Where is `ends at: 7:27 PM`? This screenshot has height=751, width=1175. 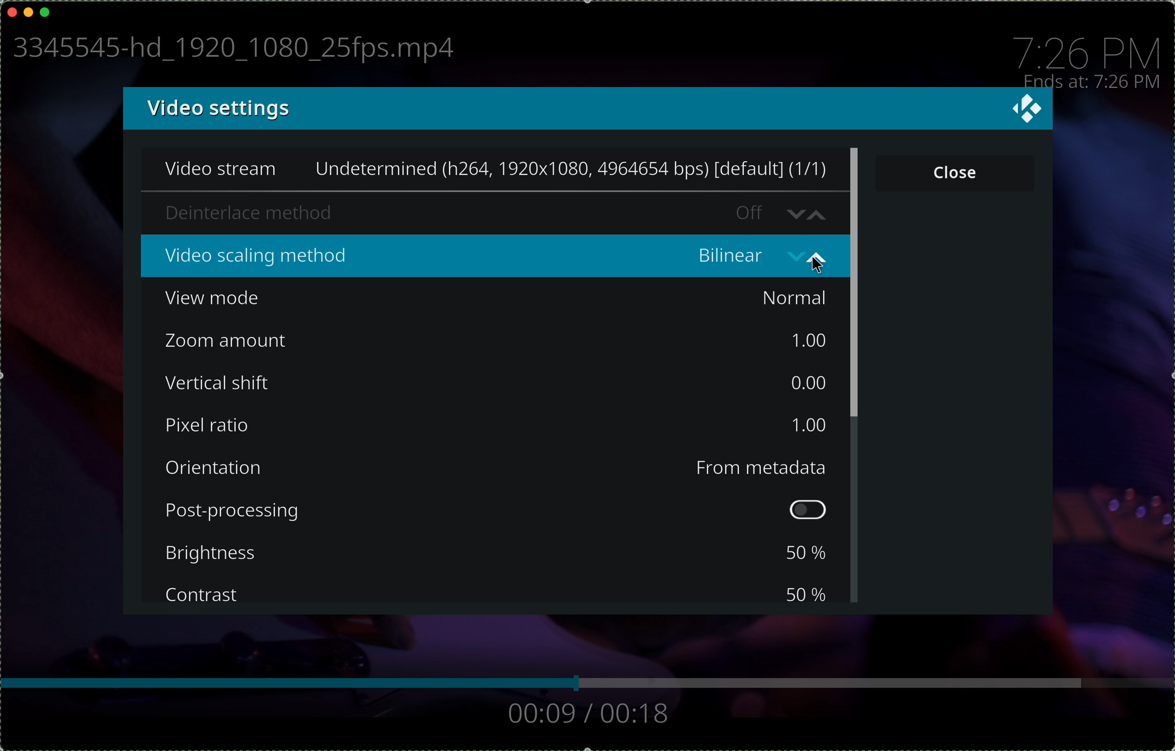 ends at: 7:27 PM is located at coordinates (1092, 83).